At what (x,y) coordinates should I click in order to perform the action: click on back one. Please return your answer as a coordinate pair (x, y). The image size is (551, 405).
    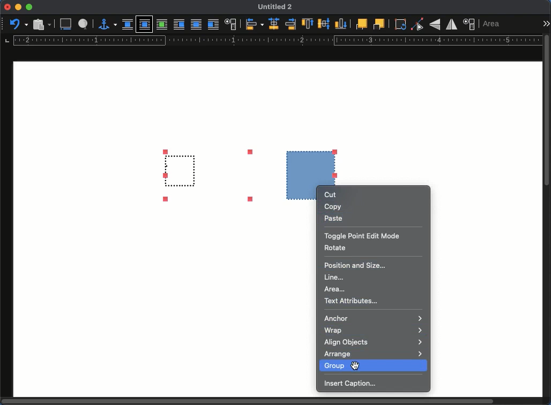
    Looking at the image, I should click on (379, 25).